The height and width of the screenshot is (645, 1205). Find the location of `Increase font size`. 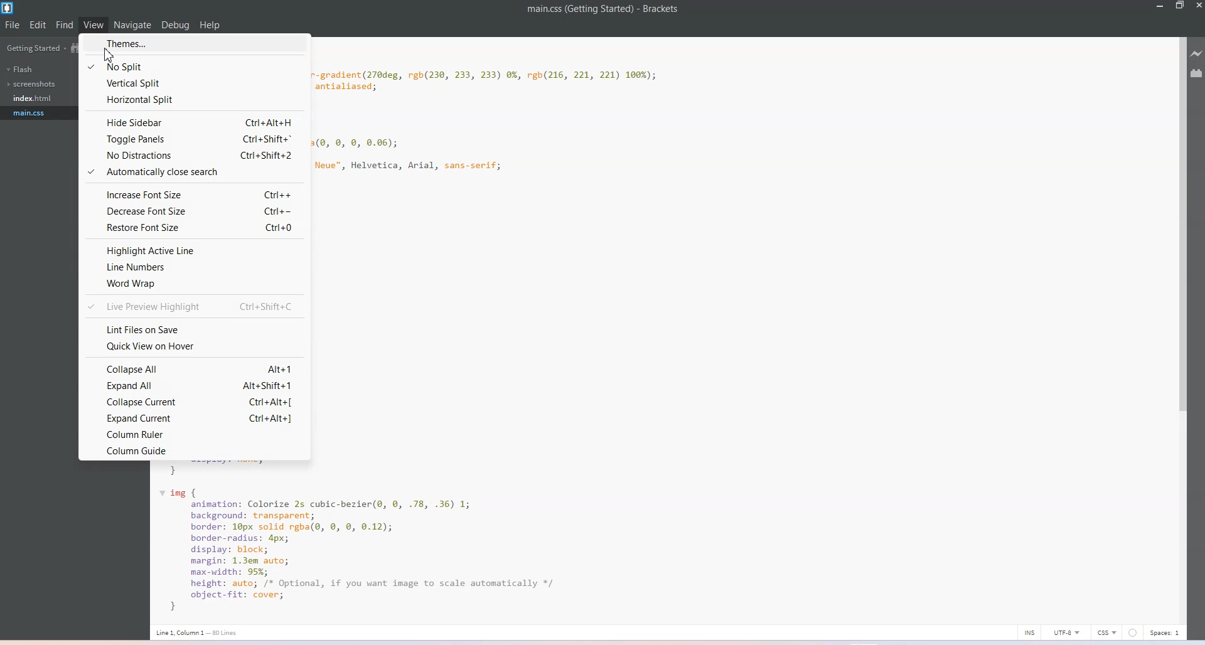

Increase font size is located at coordinates (194, 193).